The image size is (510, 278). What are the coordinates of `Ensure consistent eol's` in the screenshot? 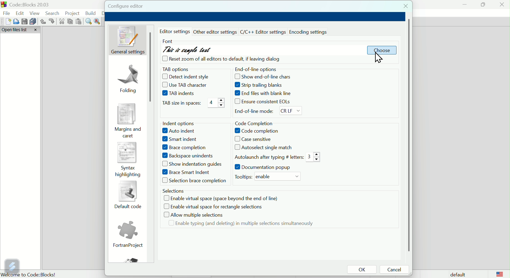 It's located at (265, 102).